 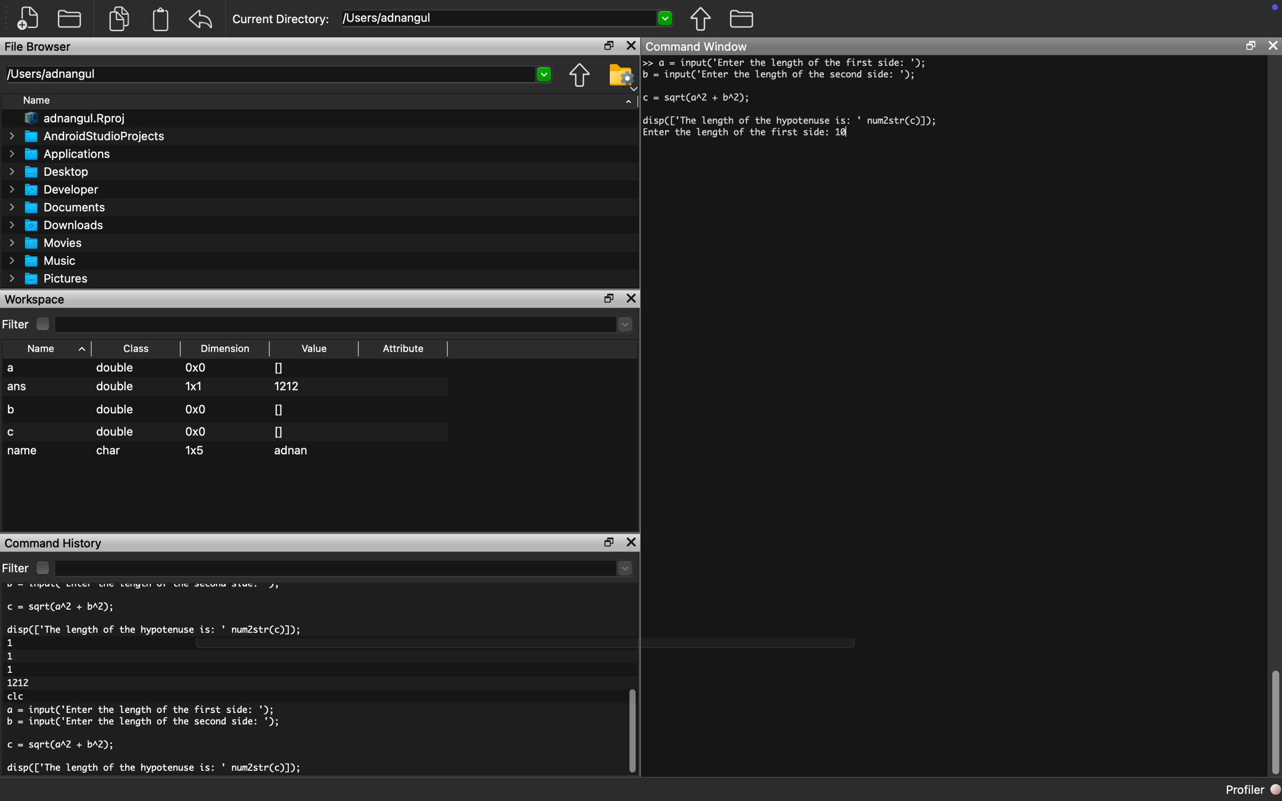 What do you see at coordinates (279, 409) in the screenshot?
I see `0` at bounding box center [279, 409].